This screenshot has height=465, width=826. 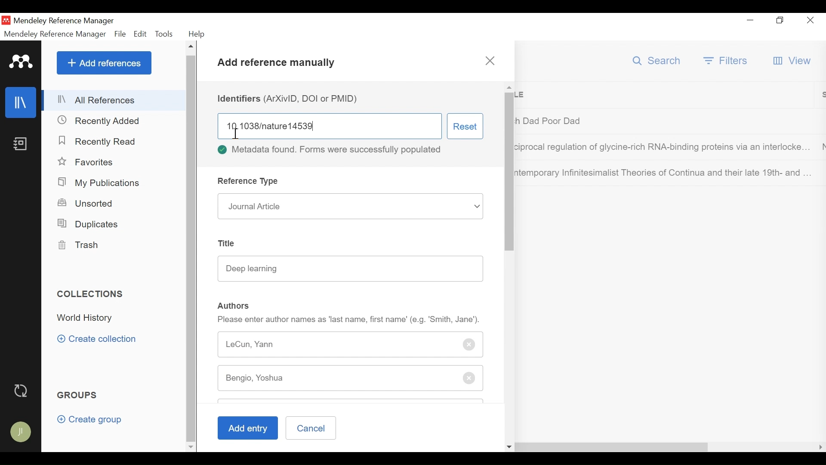 What do you see at coordinates (750, 20) in the screenshot?
I see `minimize` at bounding box center [750, 20].